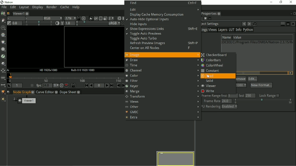 The height and width of the screenshot is (166, 296). I want to click on A, so click(8, 70).